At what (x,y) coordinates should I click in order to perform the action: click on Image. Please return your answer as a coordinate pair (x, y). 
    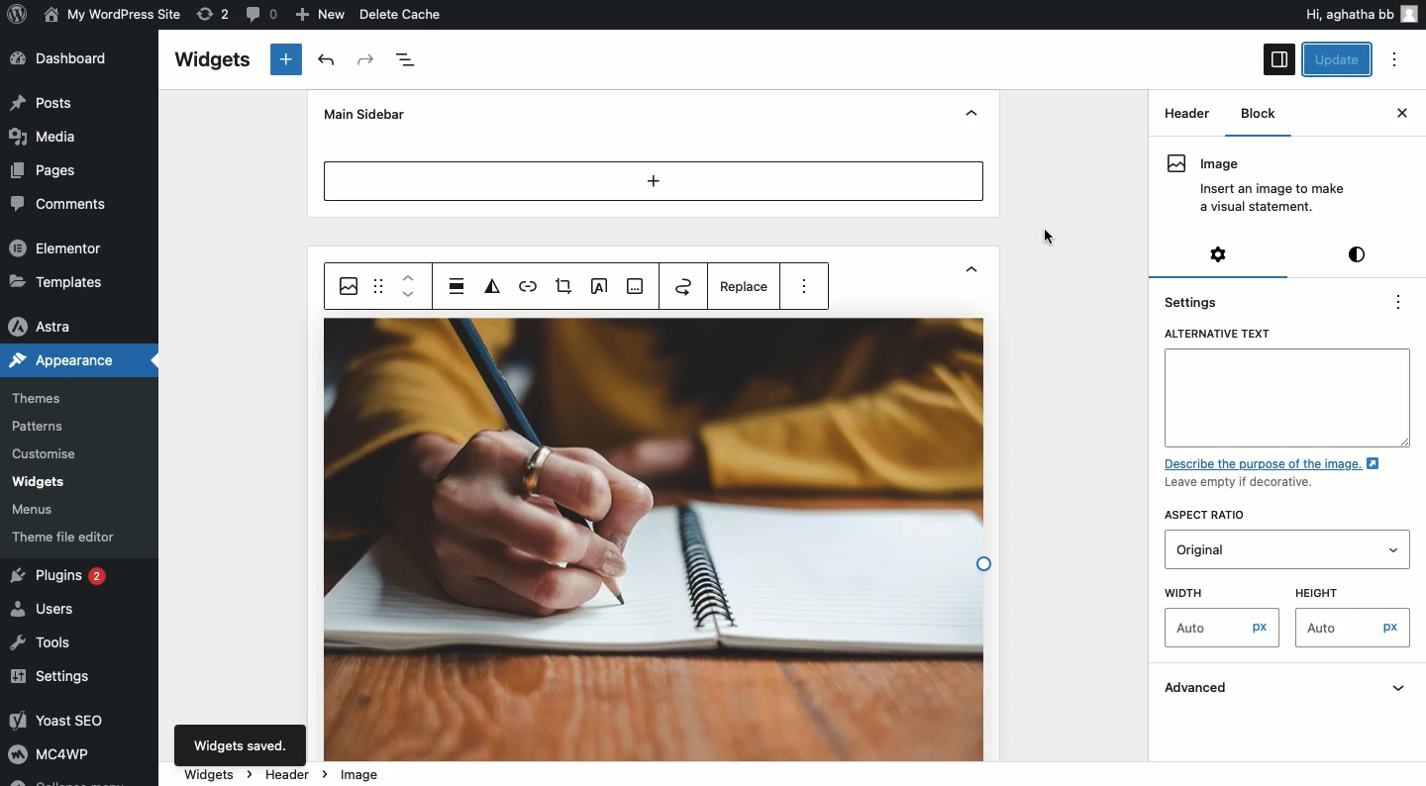
    Looking at the image, I should click on (350, 286).